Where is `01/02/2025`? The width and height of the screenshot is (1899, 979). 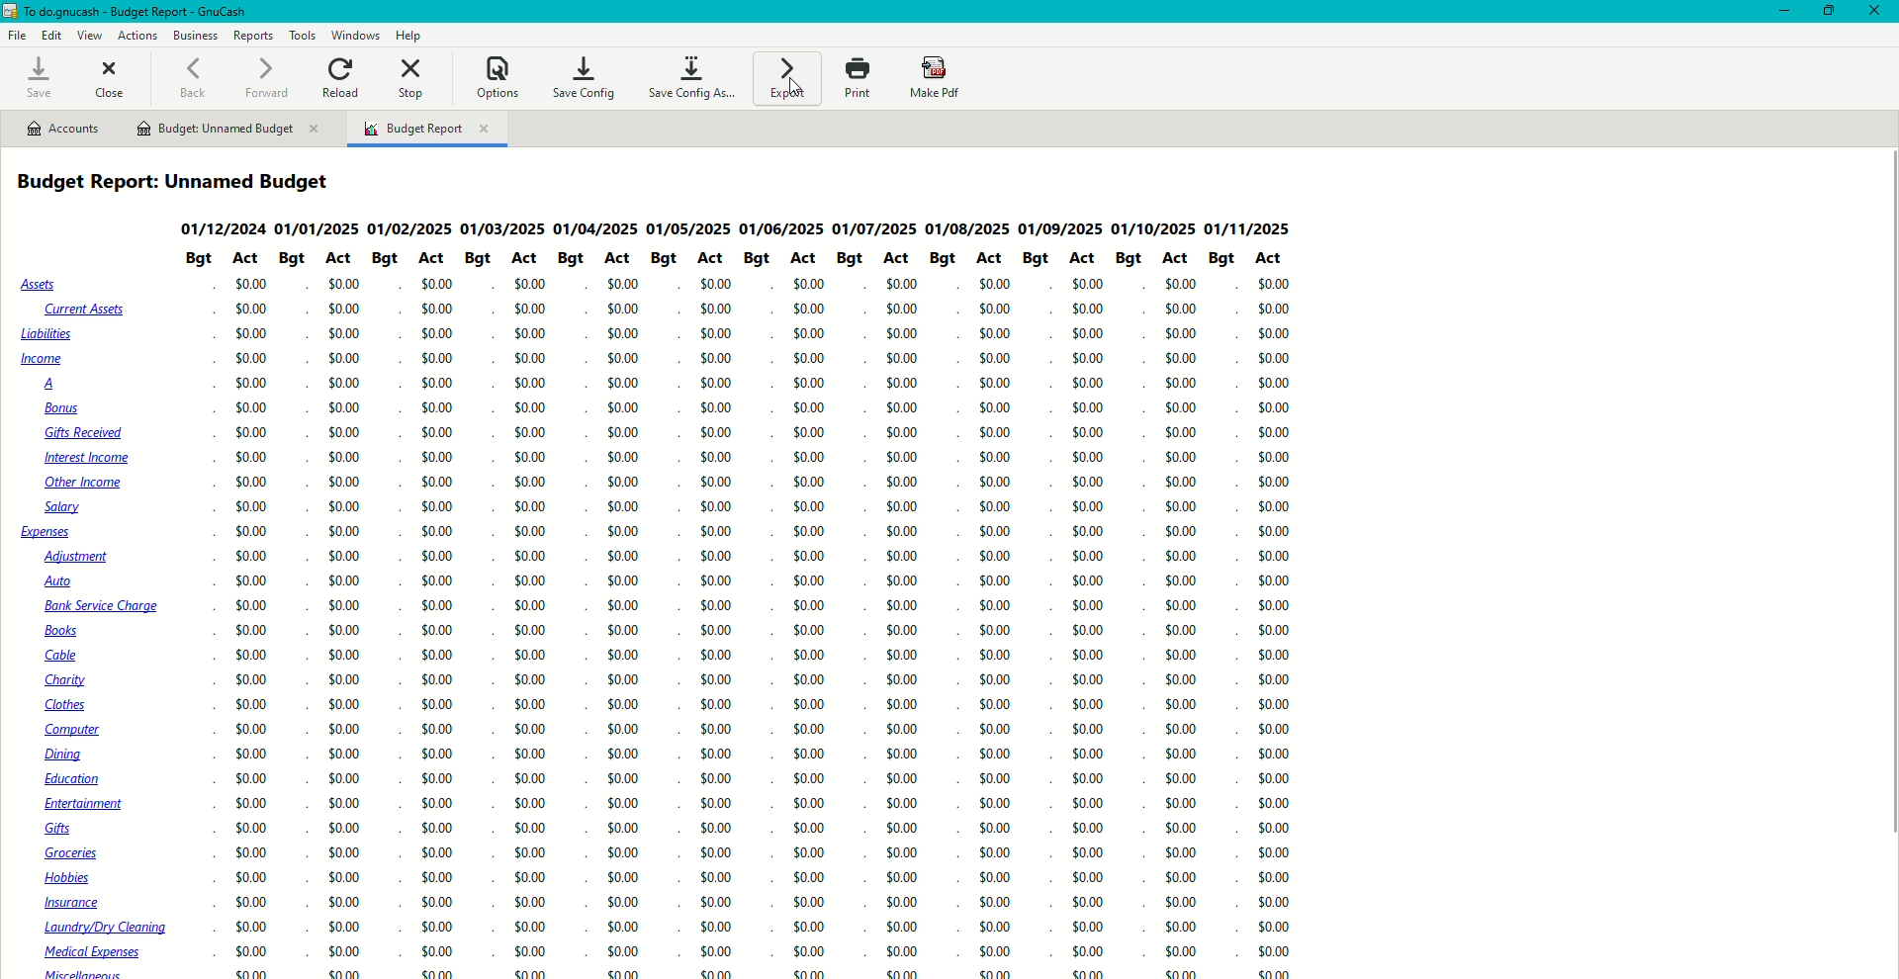 01/02/2025 is located at coordinates (408, 230).